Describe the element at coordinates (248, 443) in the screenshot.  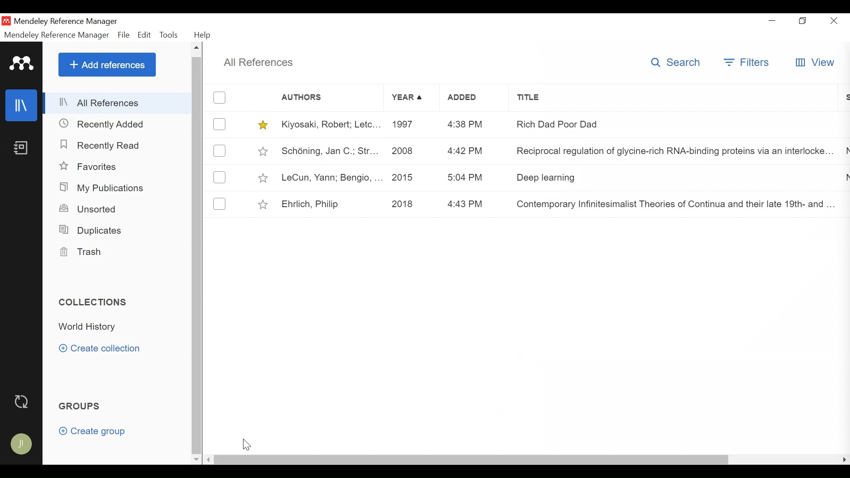
I see `Cursor` at that location.